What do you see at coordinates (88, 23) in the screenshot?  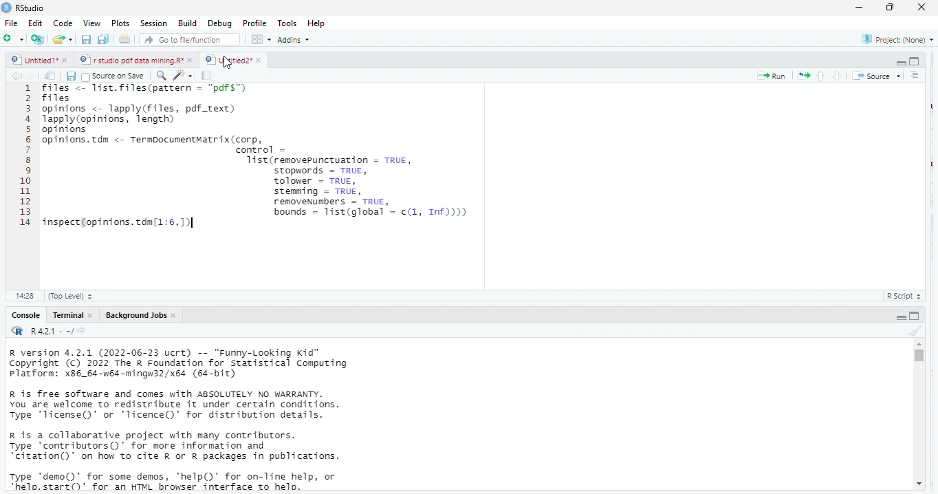 I see `view` at bounding box center [88, 23].